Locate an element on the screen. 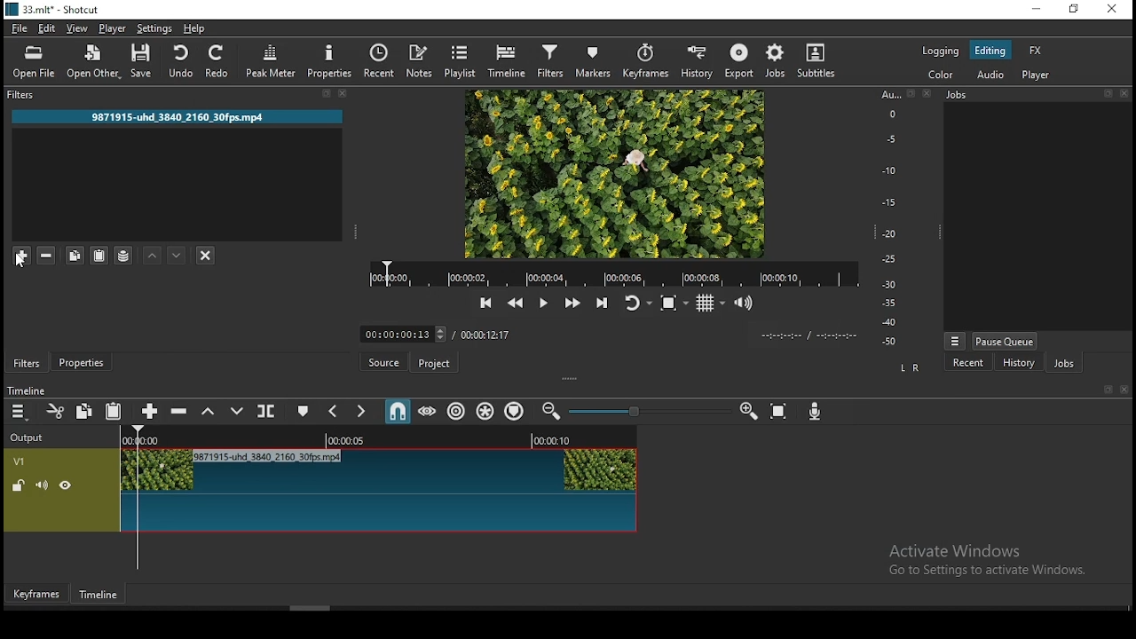 This screenshot has width=1136, height=639. -10 is located at coordinates (890, 169).